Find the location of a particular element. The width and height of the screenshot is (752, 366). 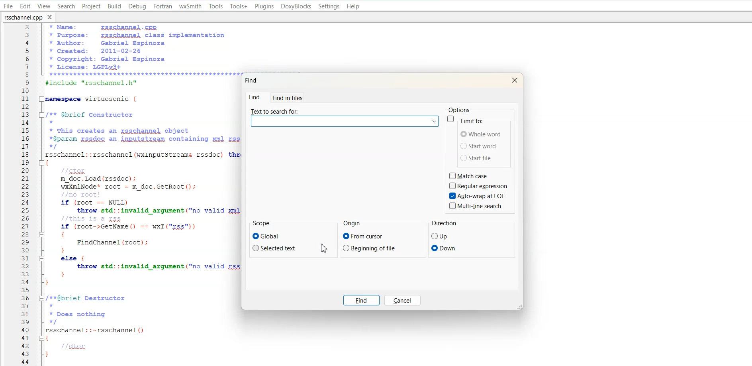

Text to search for is located at coordinates (345, 118).